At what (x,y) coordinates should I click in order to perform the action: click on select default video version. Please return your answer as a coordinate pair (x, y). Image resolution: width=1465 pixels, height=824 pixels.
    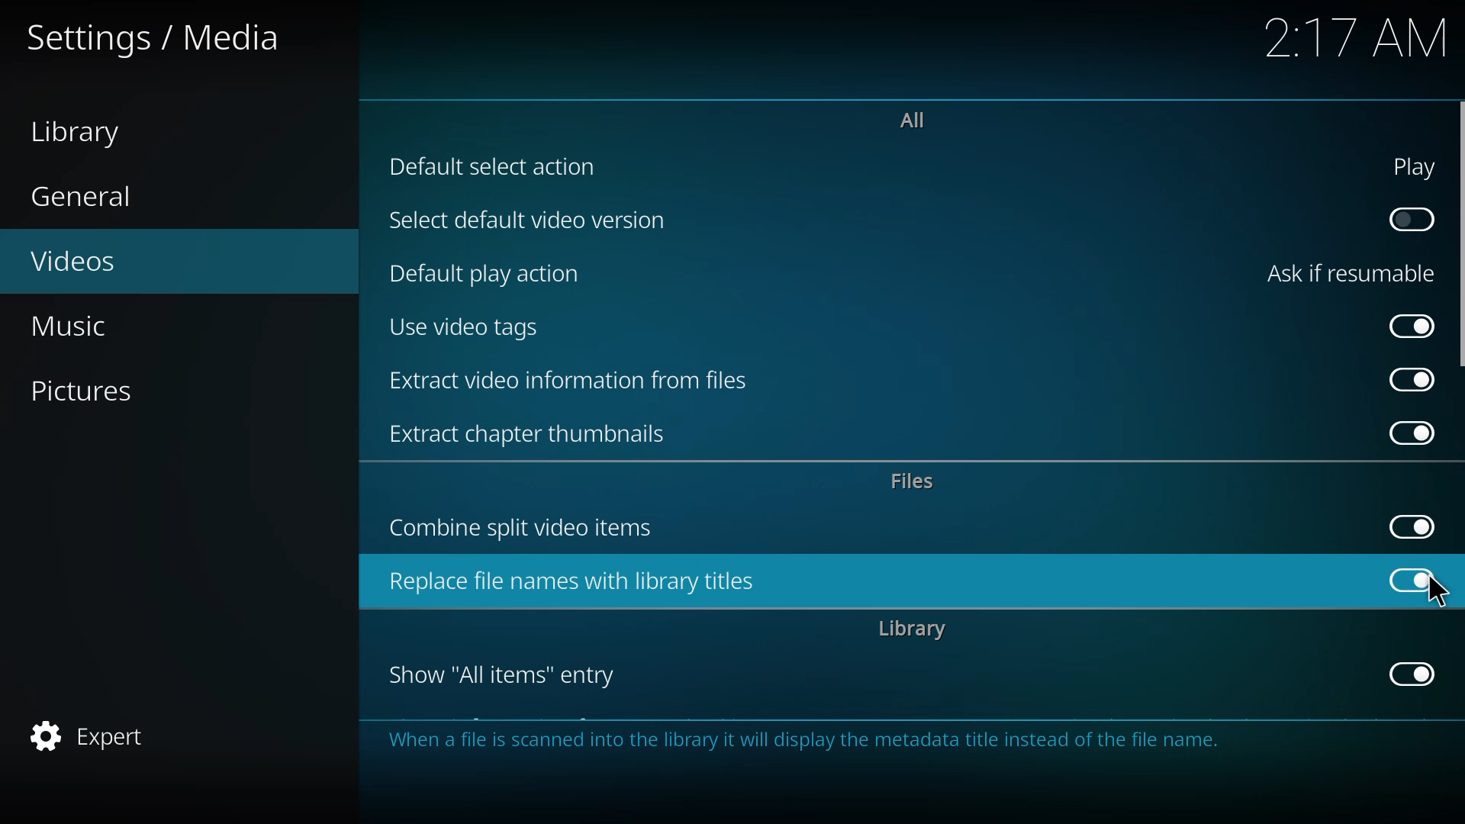
    Looking at the image, I should click on (524, 224).